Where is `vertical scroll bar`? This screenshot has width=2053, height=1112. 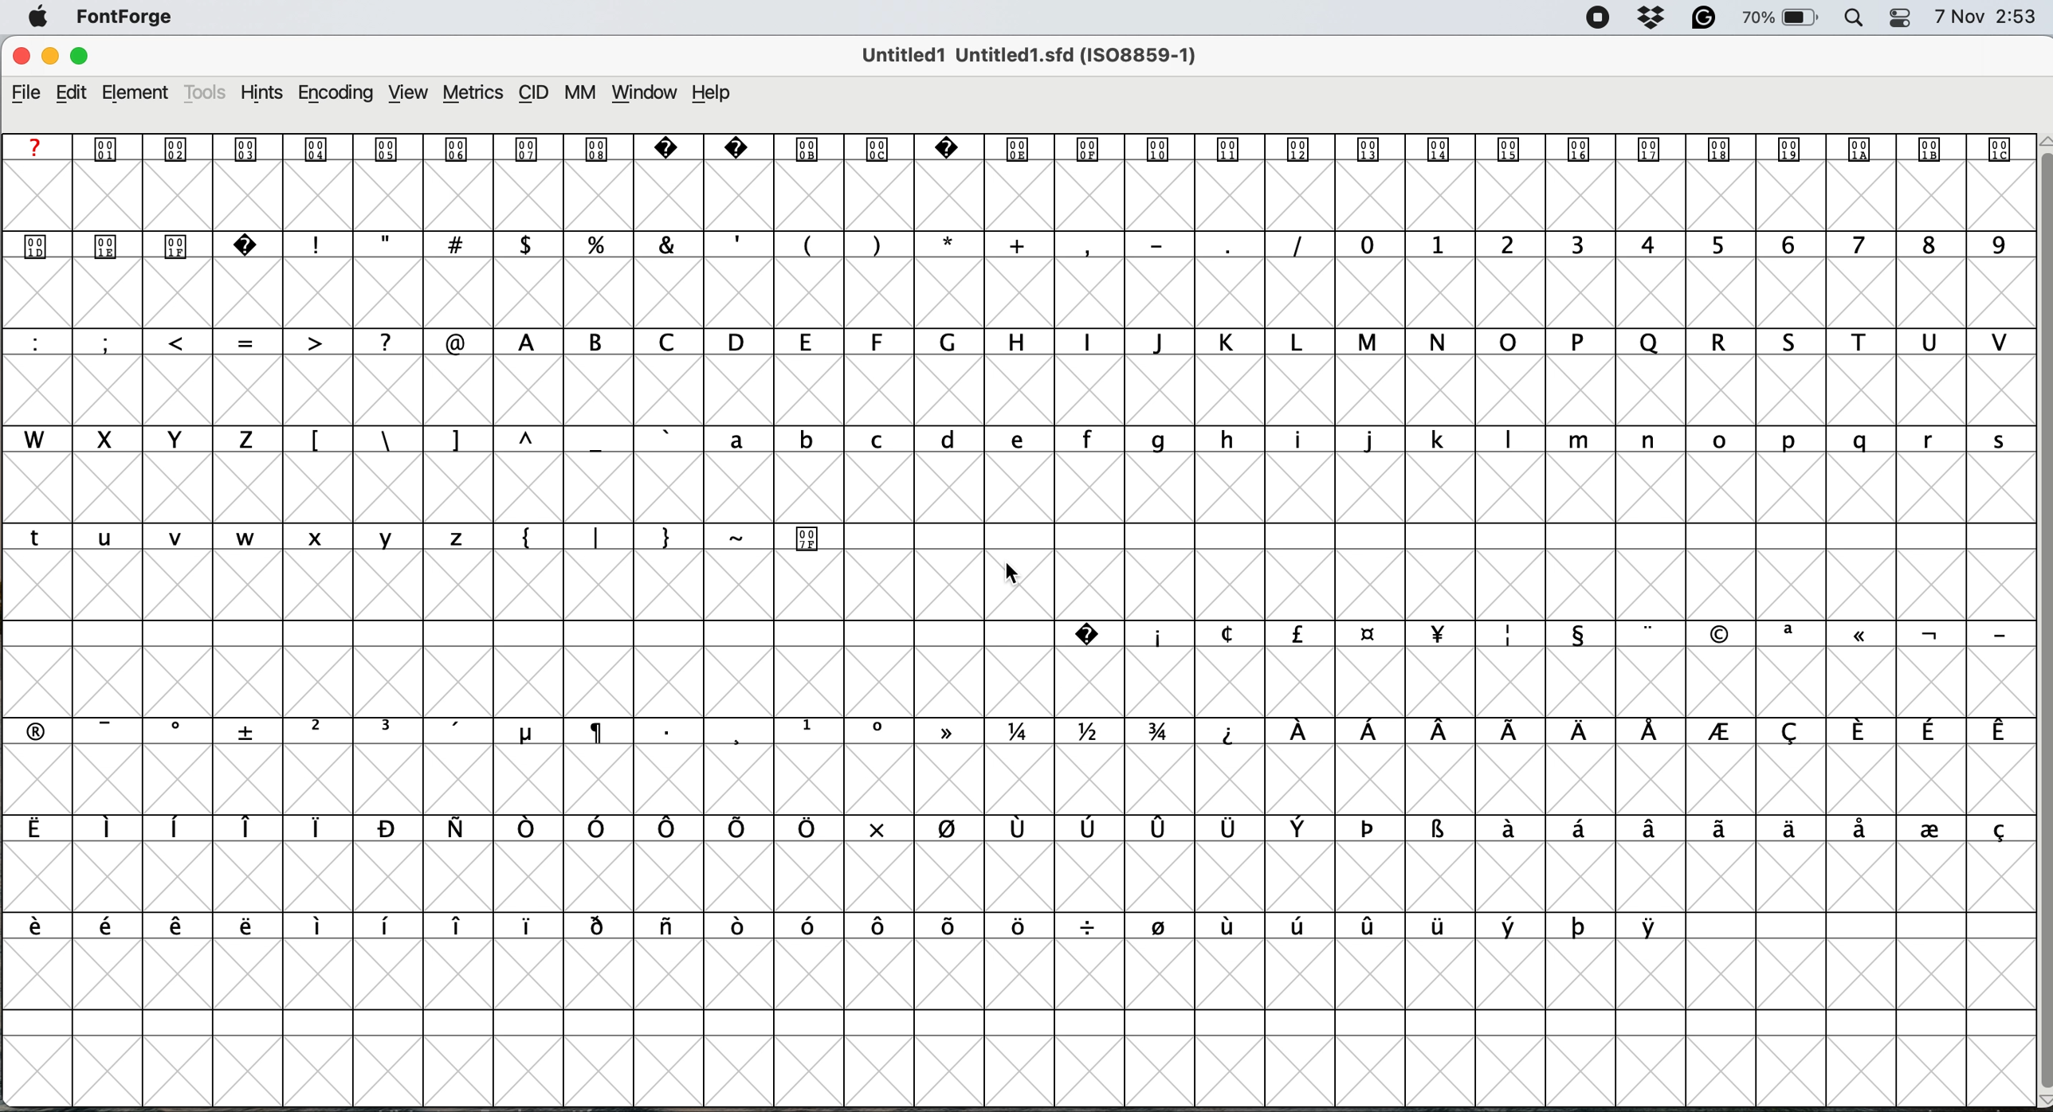
vertical scroll bar is located at coordinates (2035, 617).